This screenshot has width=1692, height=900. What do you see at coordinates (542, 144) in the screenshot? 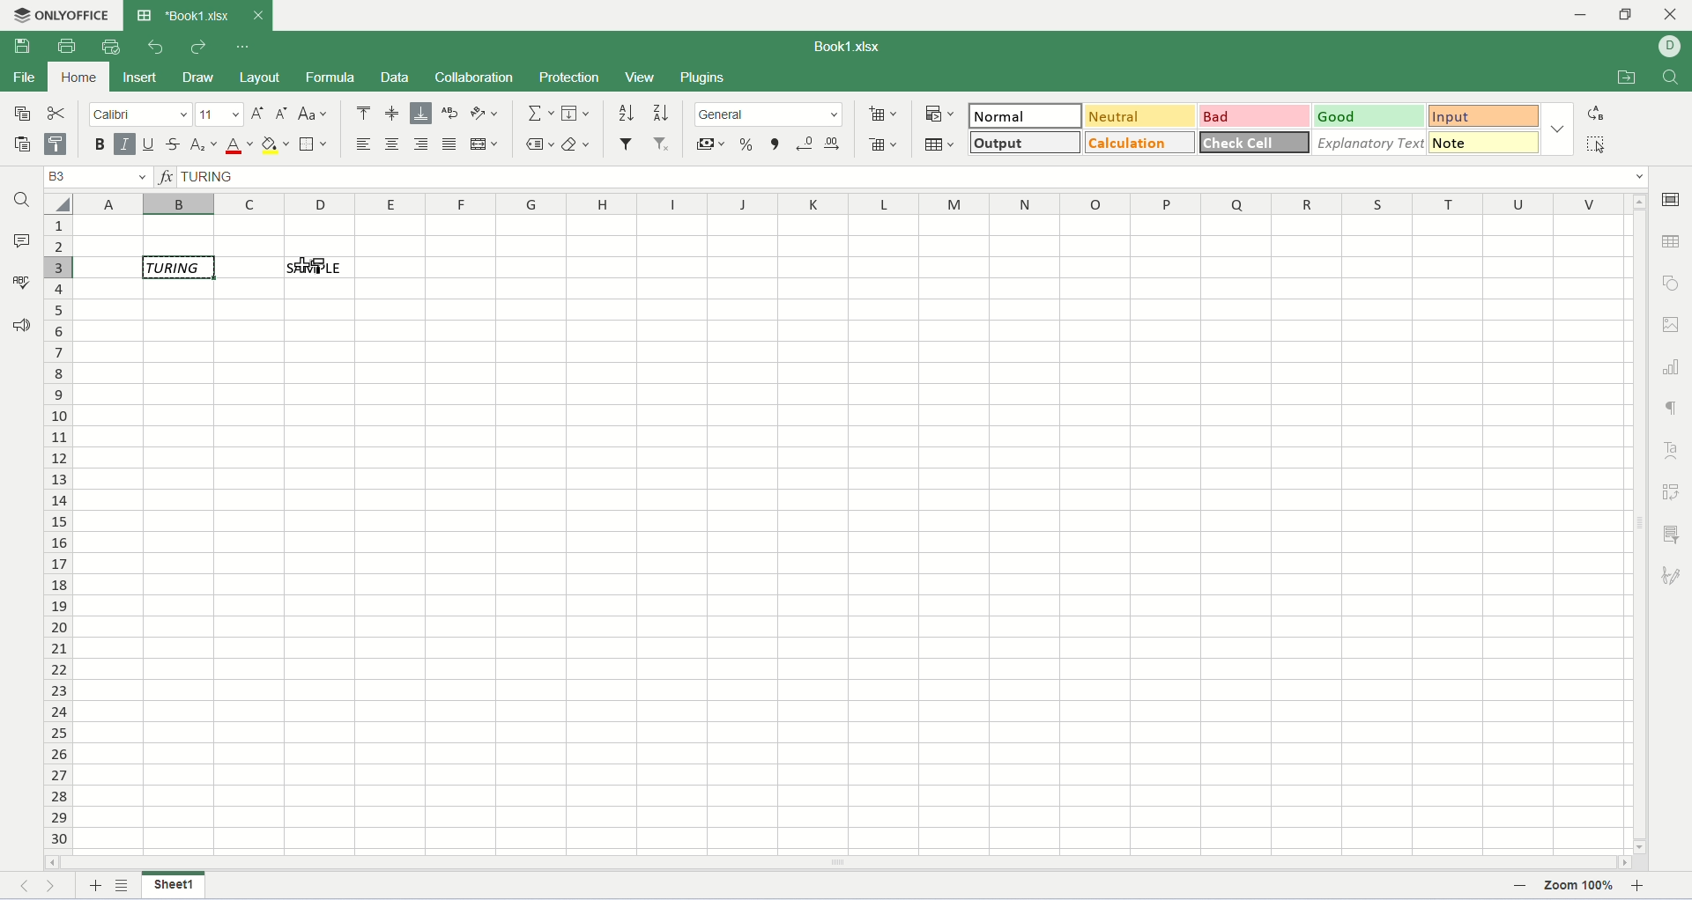
I see `named ranges` at bounding box center [542, 144].